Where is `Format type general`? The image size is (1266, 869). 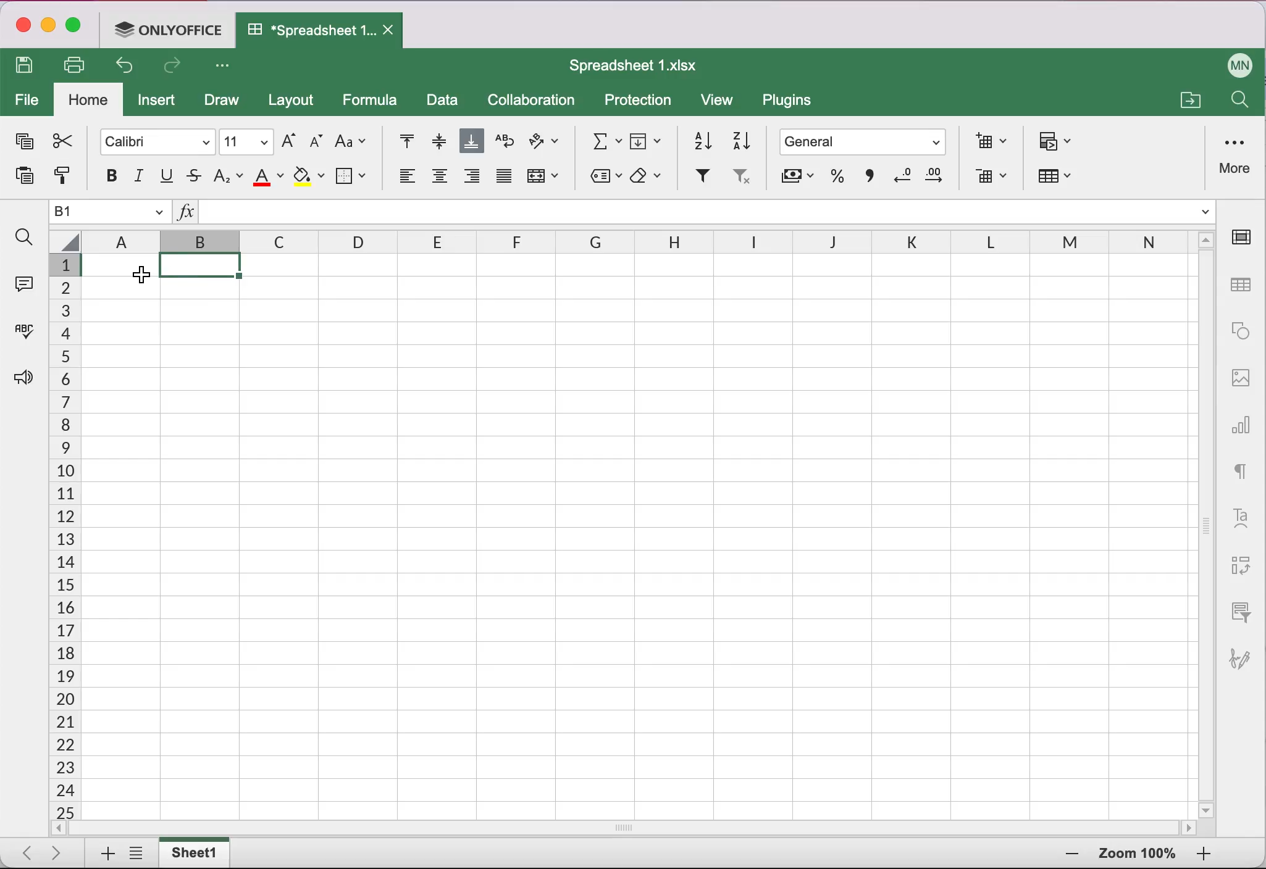
Format type general is located at coordinates (866, 144).